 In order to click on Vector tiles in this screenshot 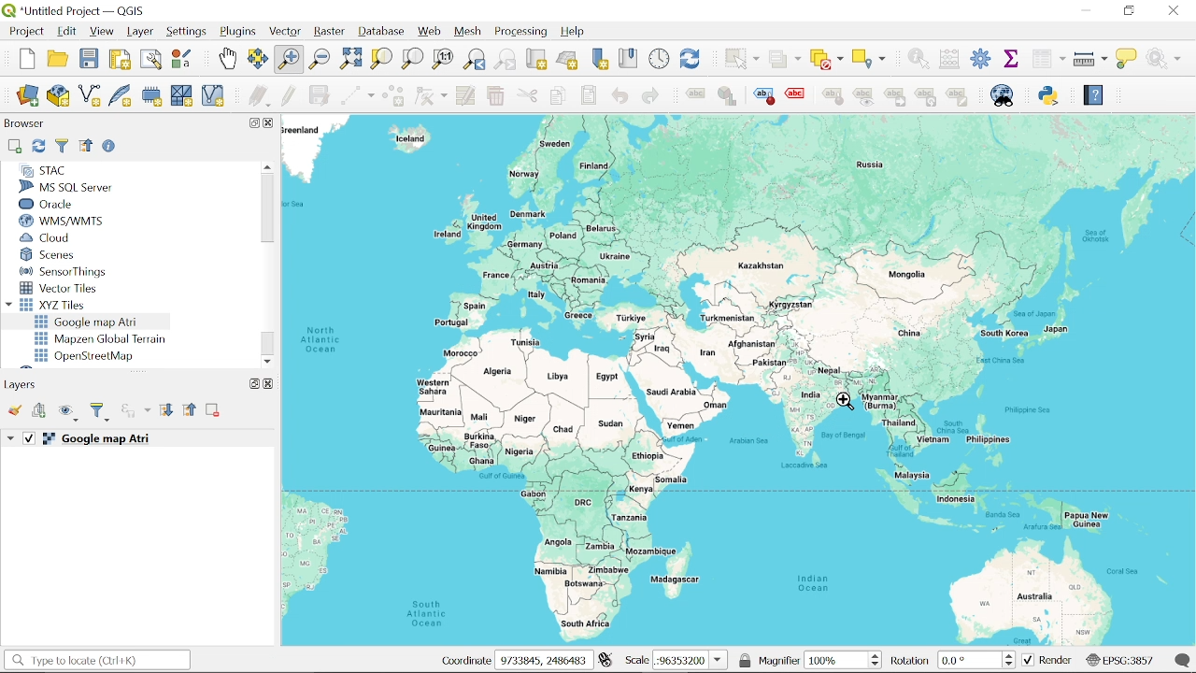, I will do `click(60, 288)`.